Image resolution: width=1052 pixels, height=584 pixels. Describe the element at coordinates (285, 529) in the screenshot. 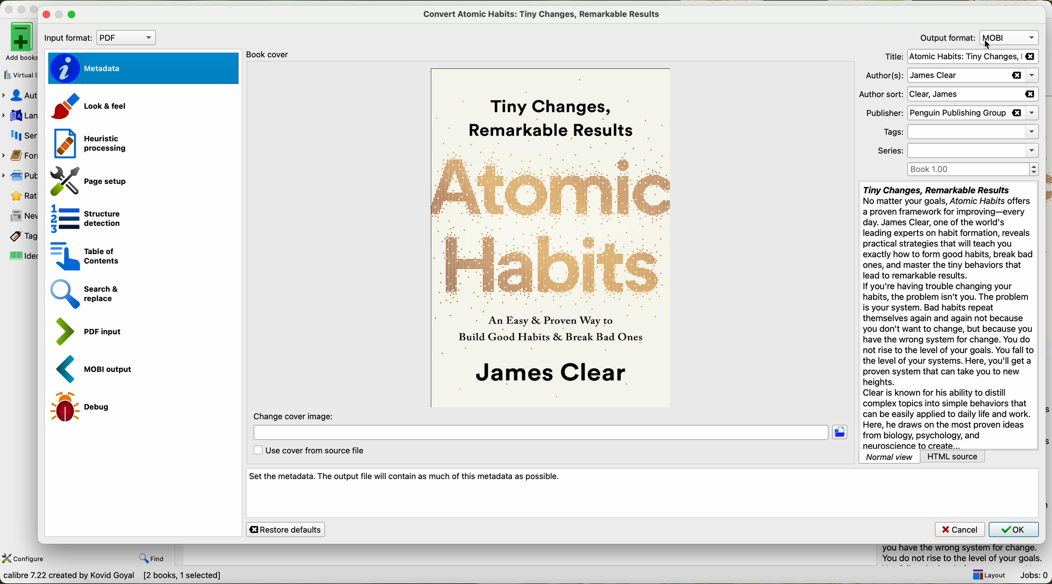

I see `restore defaults` at that location.